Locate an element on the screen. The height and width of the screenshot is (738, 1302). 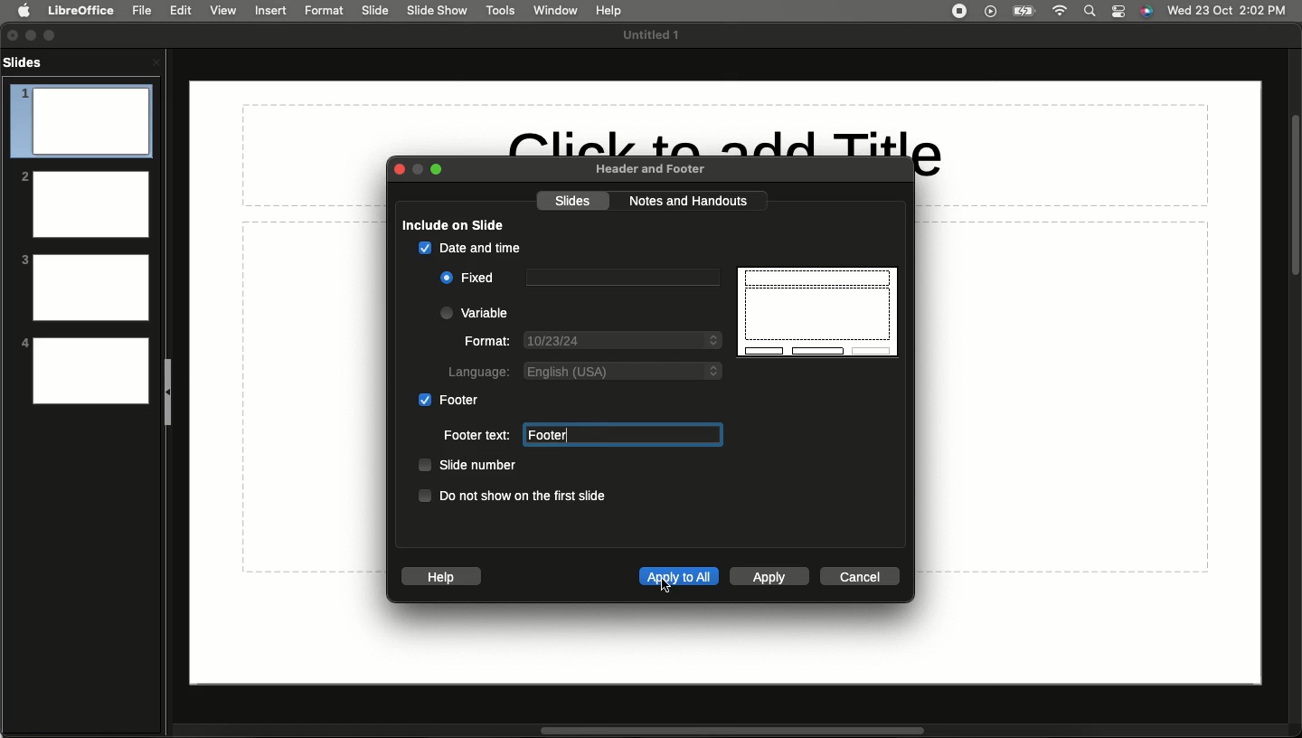
Slide number is located at coordinates (465, 466).